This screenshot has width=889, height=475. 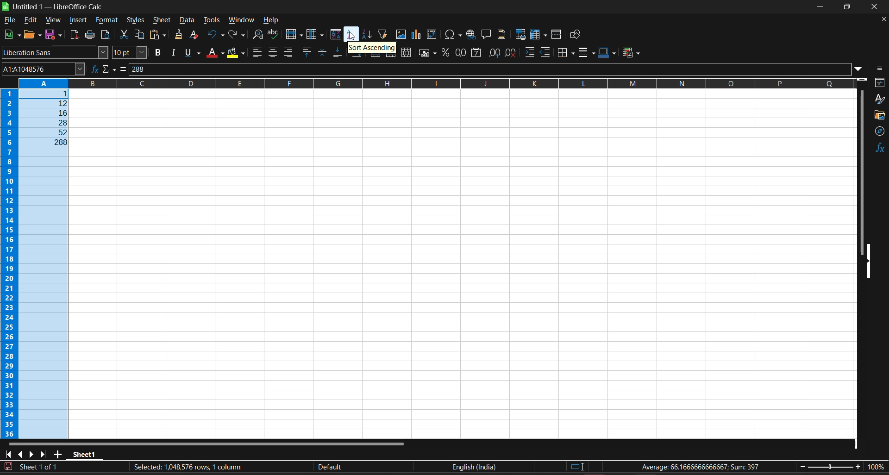 I want to click on define print area, so click(x=521, y=35).